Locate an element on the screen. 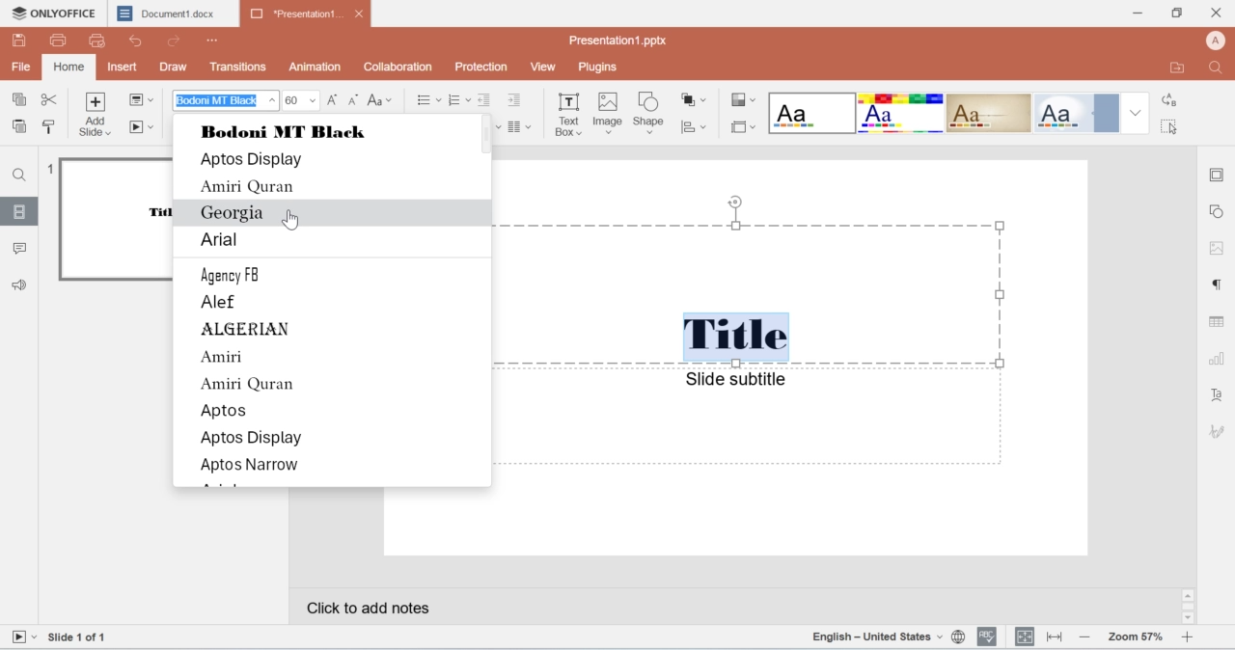 This screenshot has height=650, width=1235. Aptos is located at coordinates (227, 411).